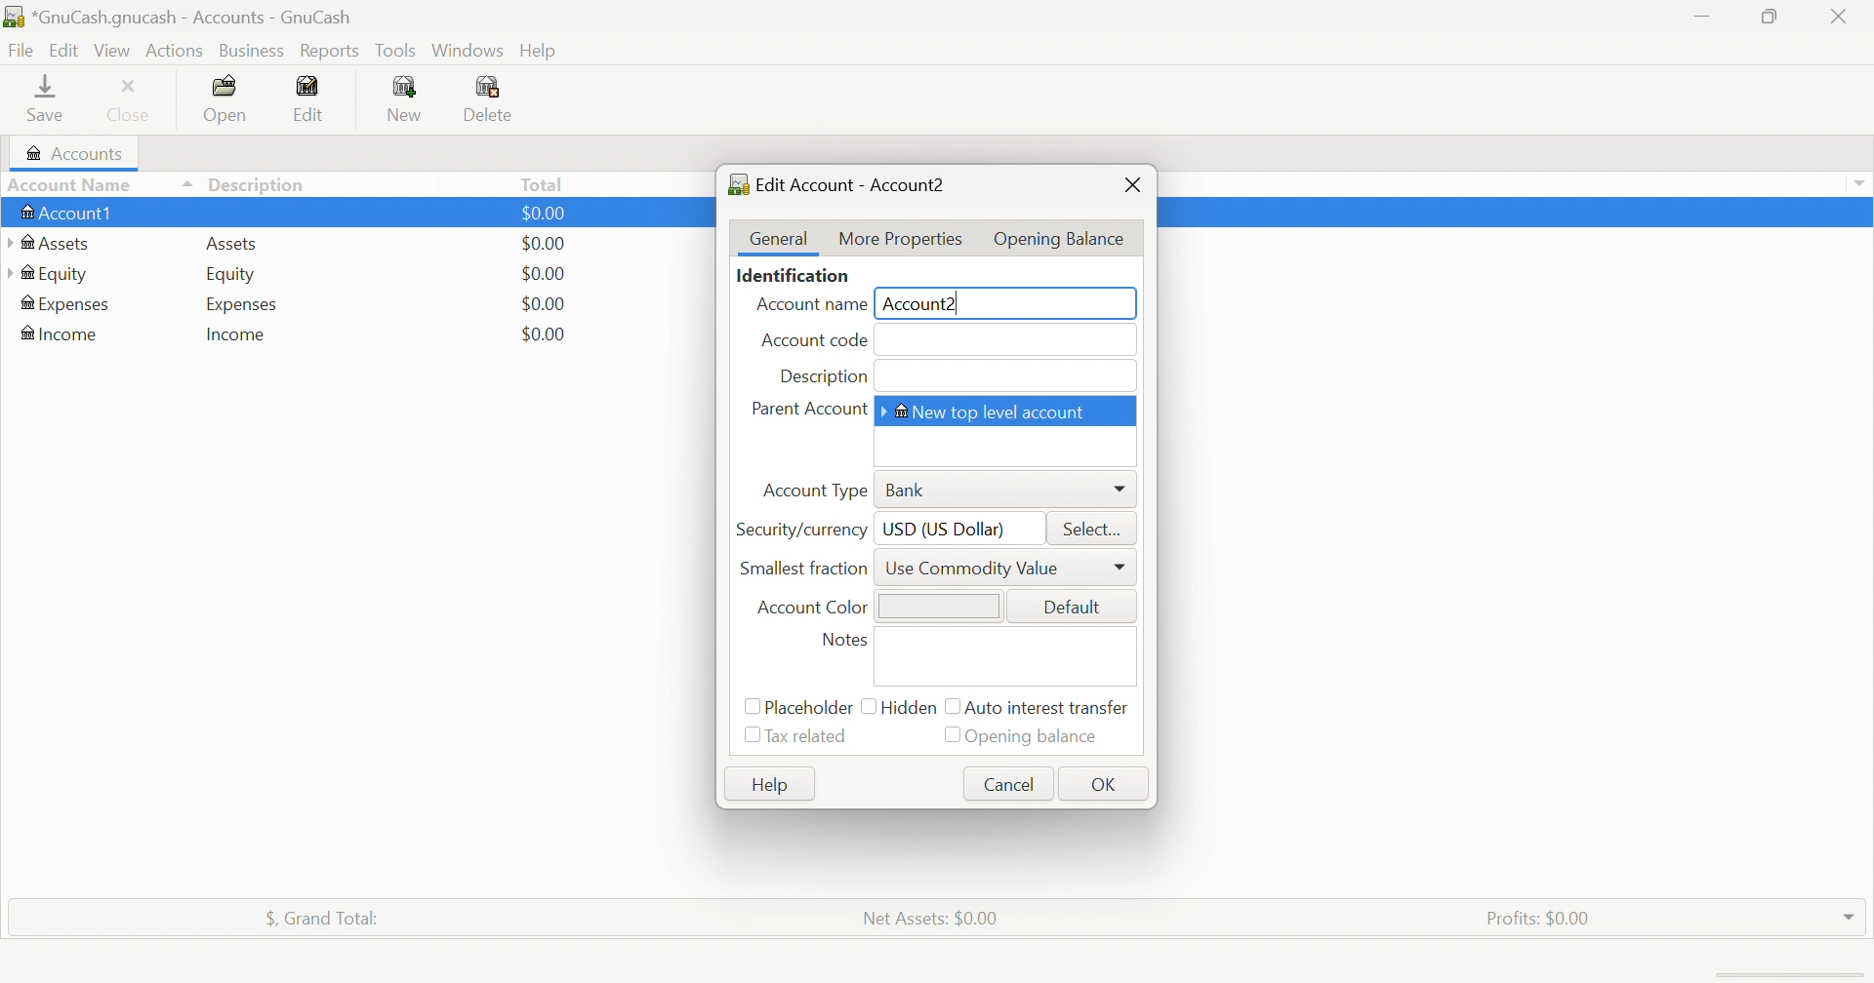 The height and width of the screenshot is (983, 1874). Describe the element at coordinates (800, 531) in the screenshot. I see `Security/currency` at that location.